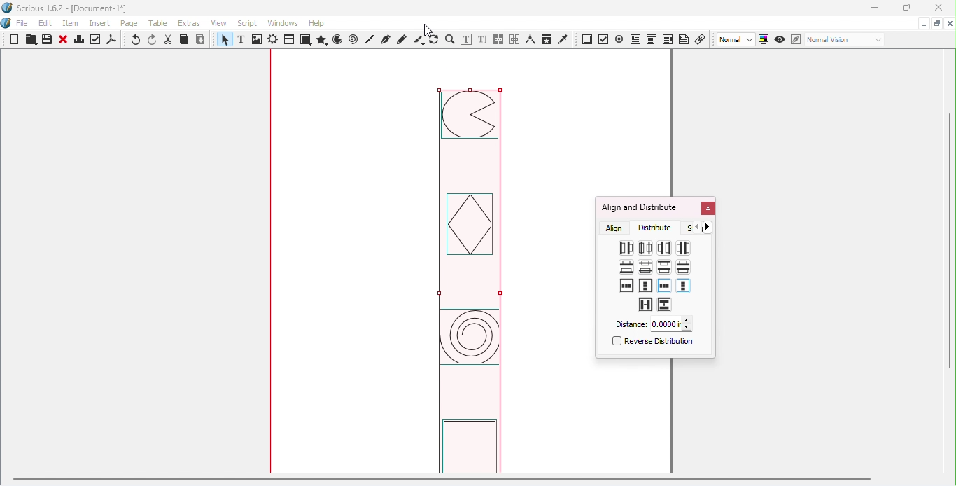  I want to click on Distribute tops equidistantly, so click(664, 266).